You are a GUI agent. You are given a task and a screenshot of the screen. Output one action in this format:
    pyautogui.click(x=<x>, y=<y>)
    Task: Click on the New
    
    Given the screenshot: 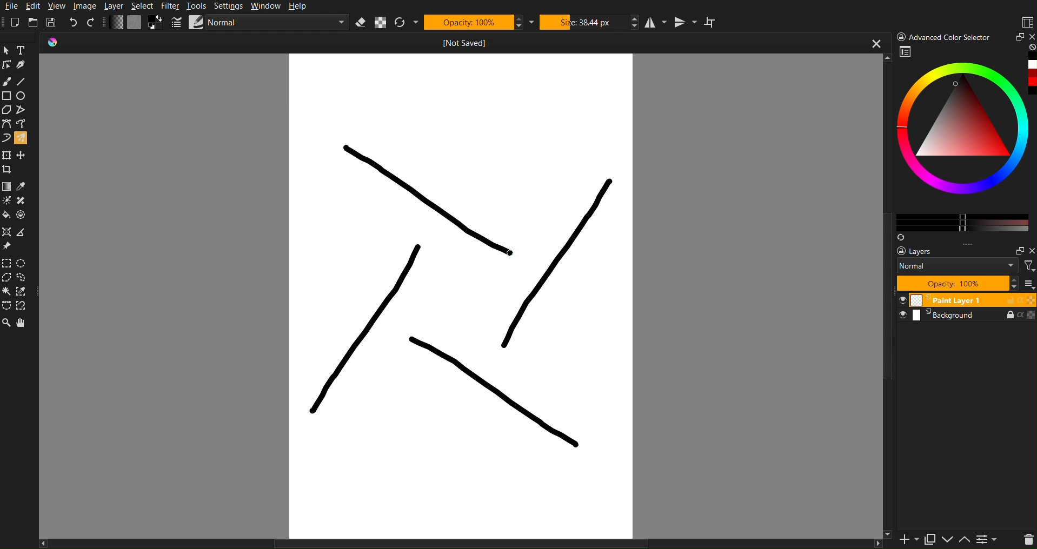 What is the action you would take?
    pyautogui.click(x=18, y=21)
    